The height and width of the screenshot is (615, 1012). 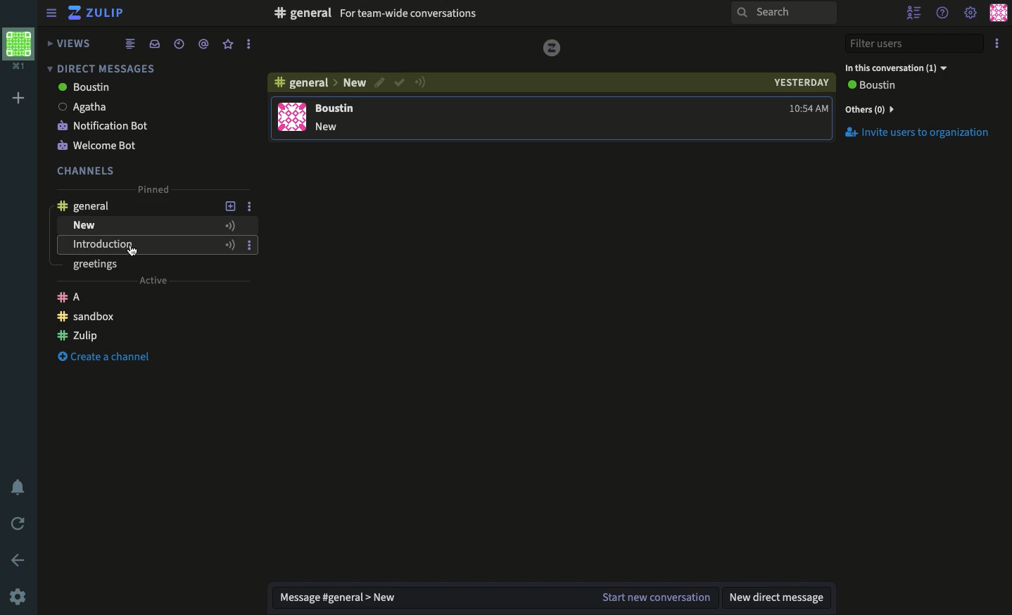 I want to click on Help, so click(x=943, y=11).